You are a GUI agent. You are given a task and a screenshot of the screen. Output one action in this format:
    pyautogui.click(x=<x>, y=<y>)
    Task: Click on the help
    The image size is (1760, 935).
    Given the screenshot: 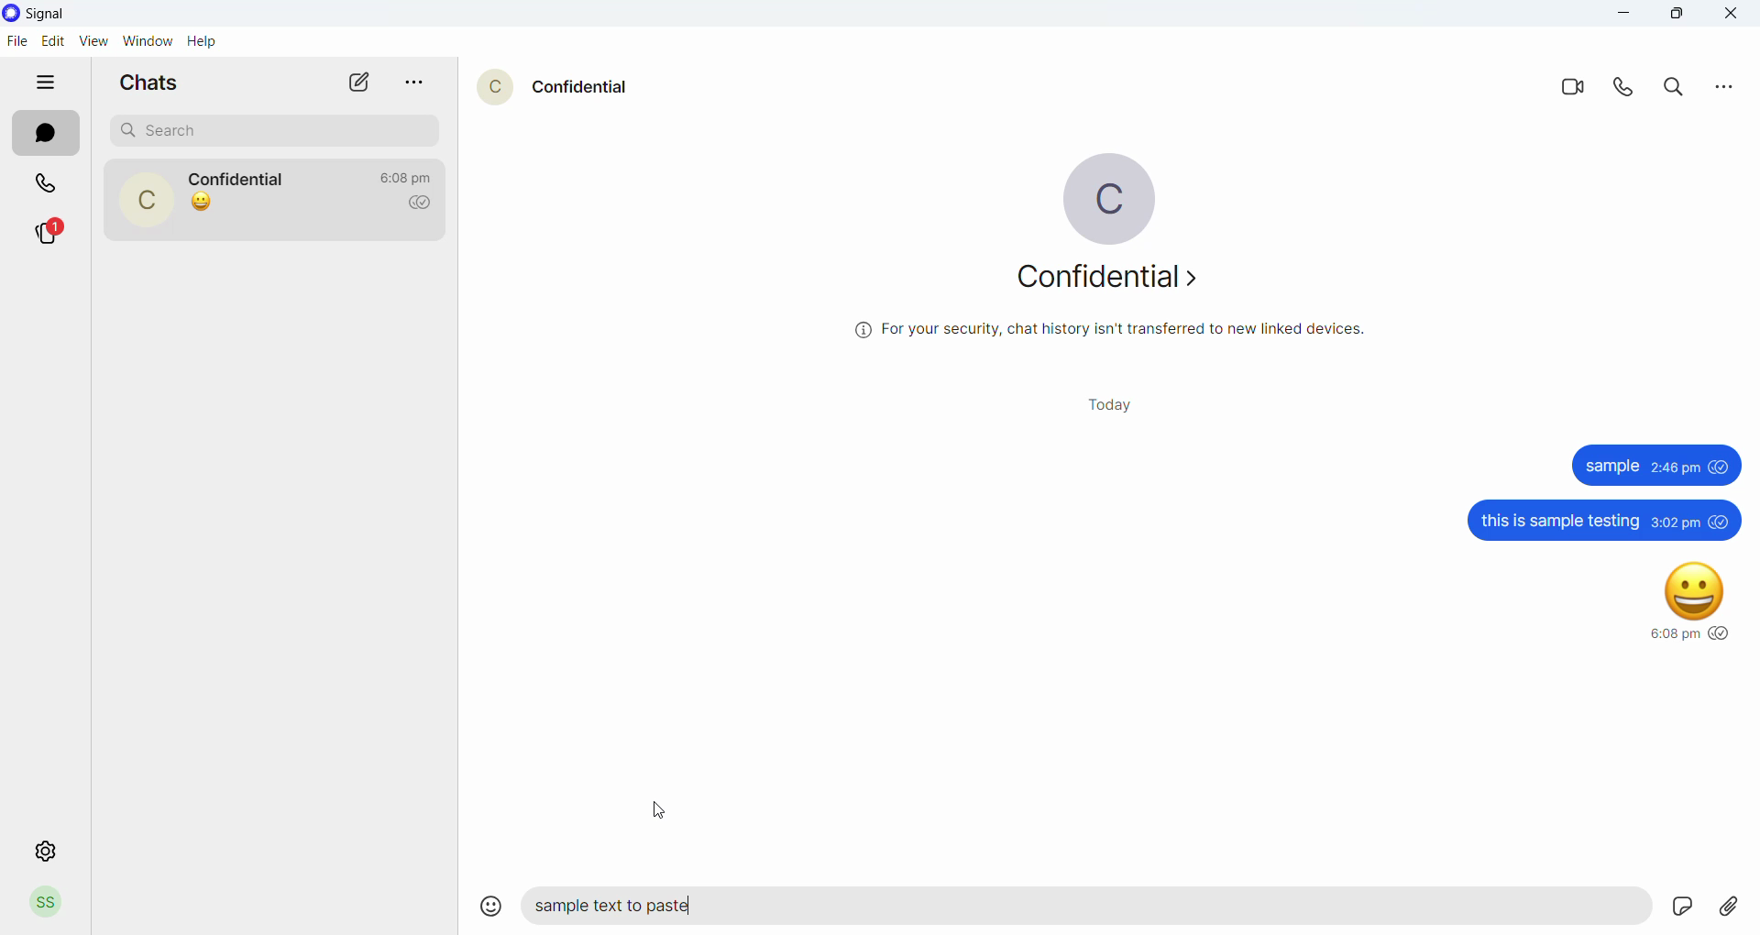 What is the action you would take?
    pyautogui.click(x=205, y=43)
    